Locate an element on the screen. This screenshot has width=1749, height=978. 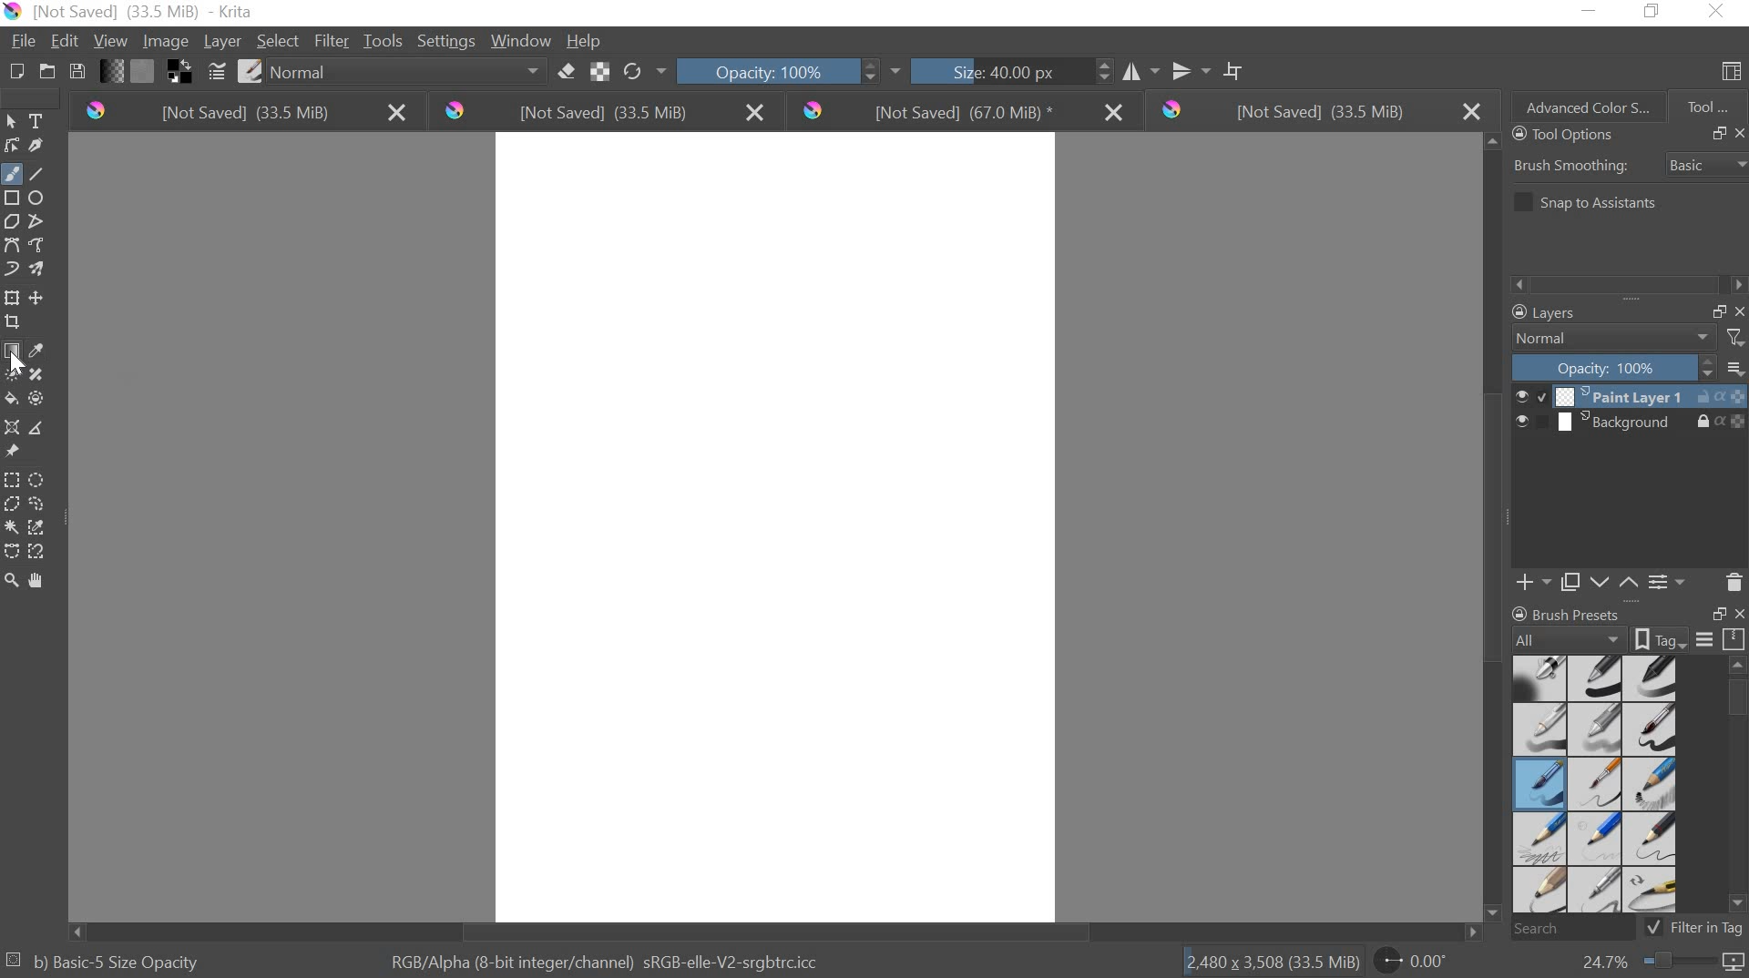
circular selection is located at coordinates (41, 478).